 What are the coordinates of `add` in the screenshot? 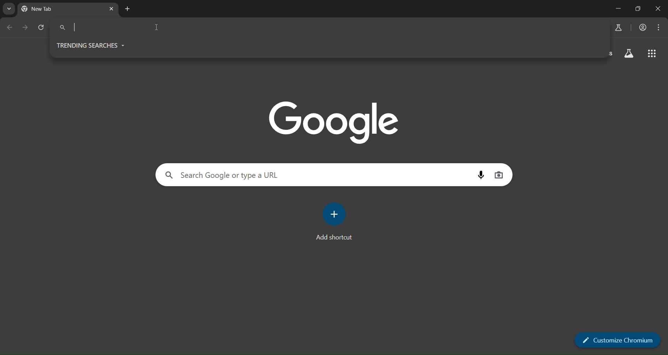 It's located at (334, 214).